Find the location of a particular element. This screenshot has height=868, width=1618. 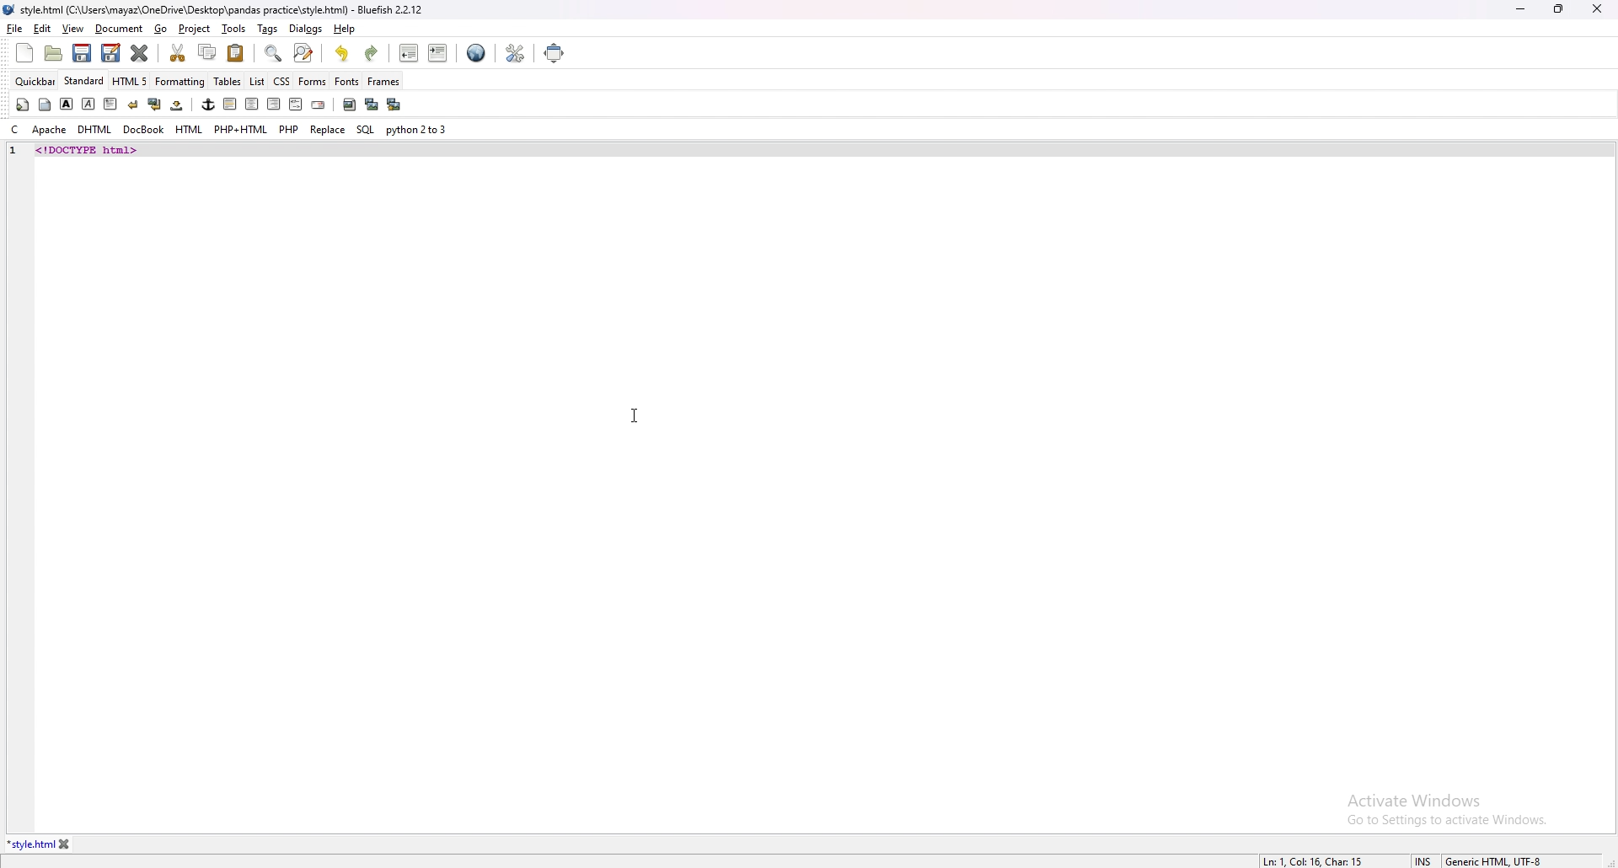

tab is located at coordinates (30, 844).